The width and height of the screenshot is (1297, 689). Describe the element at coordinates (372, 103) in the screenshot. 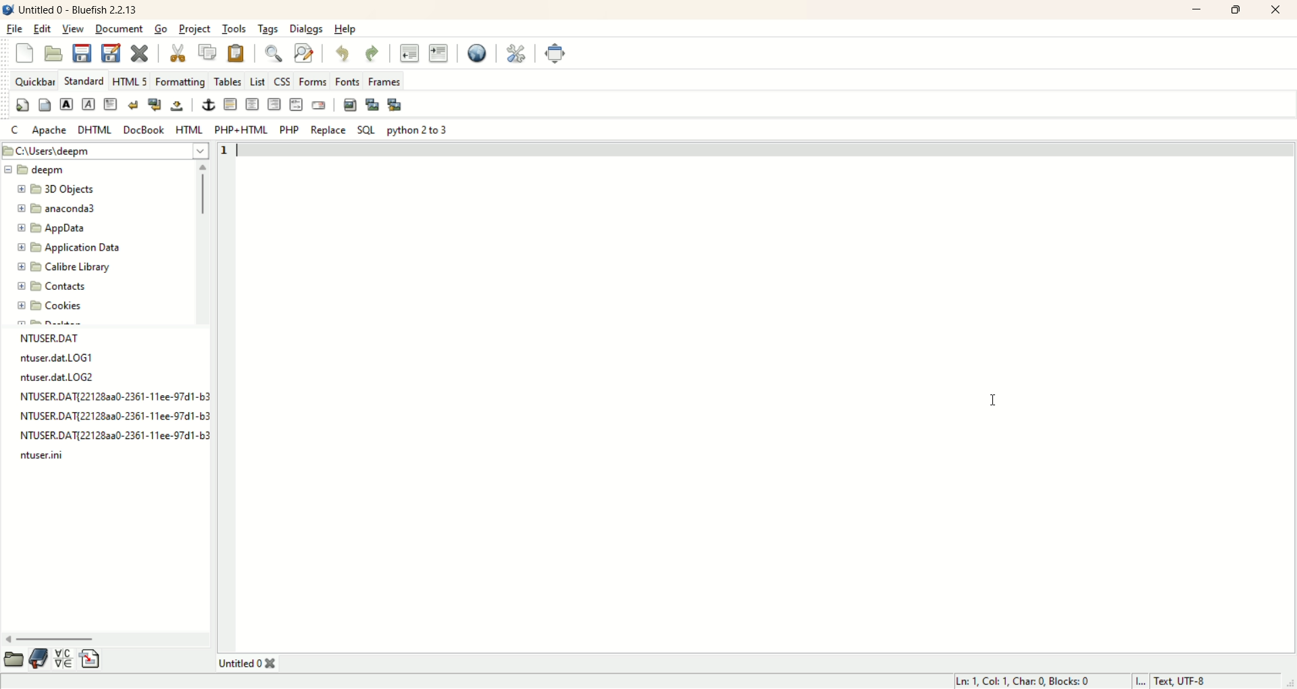

I see `insert thumbnail` at that location.